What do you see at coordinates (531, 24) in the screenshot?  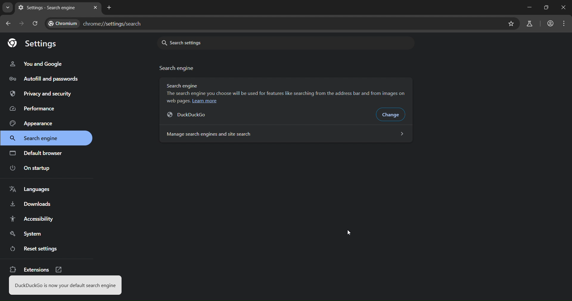 I see `search labs` at bounding box center [531, 24].